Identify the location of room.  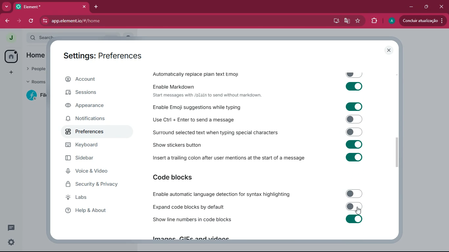
(34, 95).